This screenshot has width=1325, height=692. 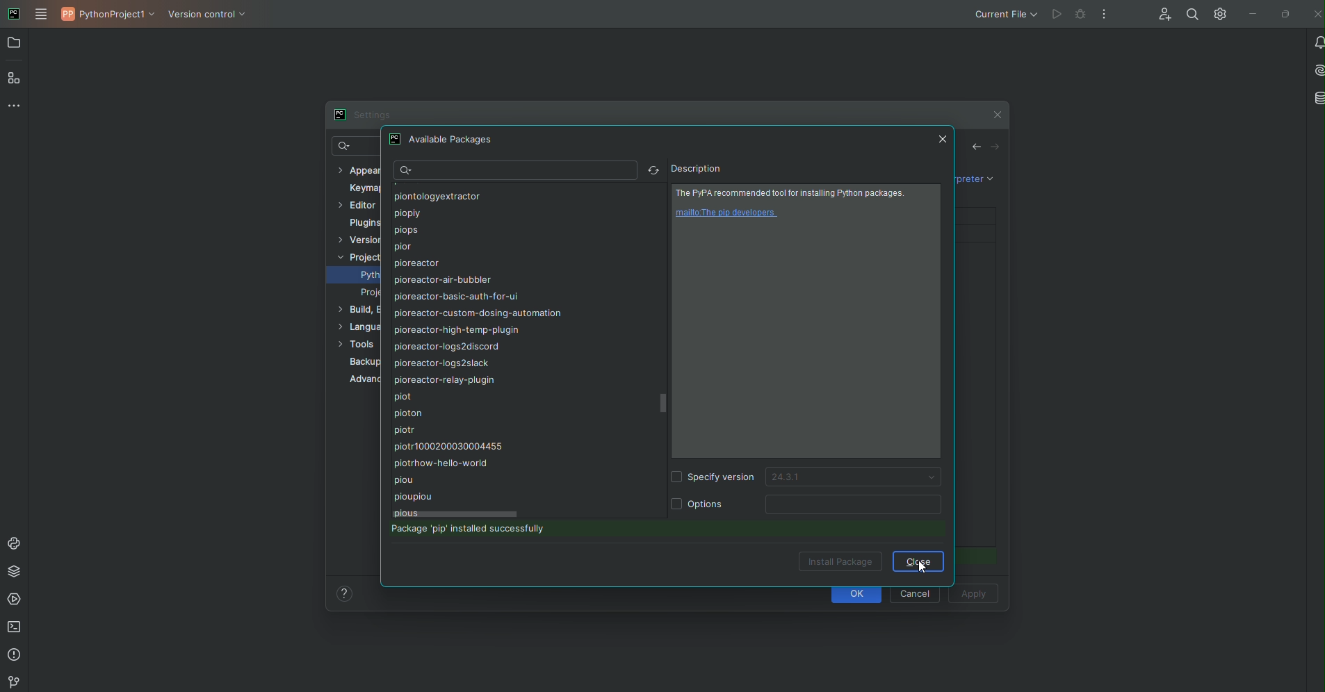 I want to click on Database, so click(x=1316, y=97).